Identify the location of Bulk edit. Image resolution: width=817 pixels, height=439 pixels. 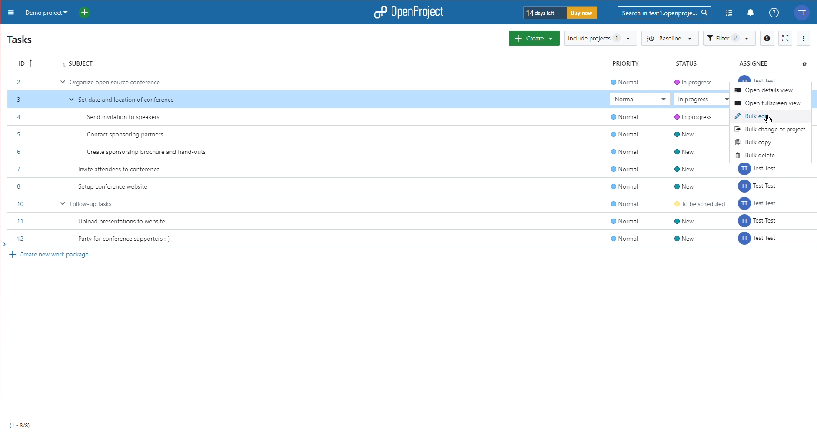
(753, 114).